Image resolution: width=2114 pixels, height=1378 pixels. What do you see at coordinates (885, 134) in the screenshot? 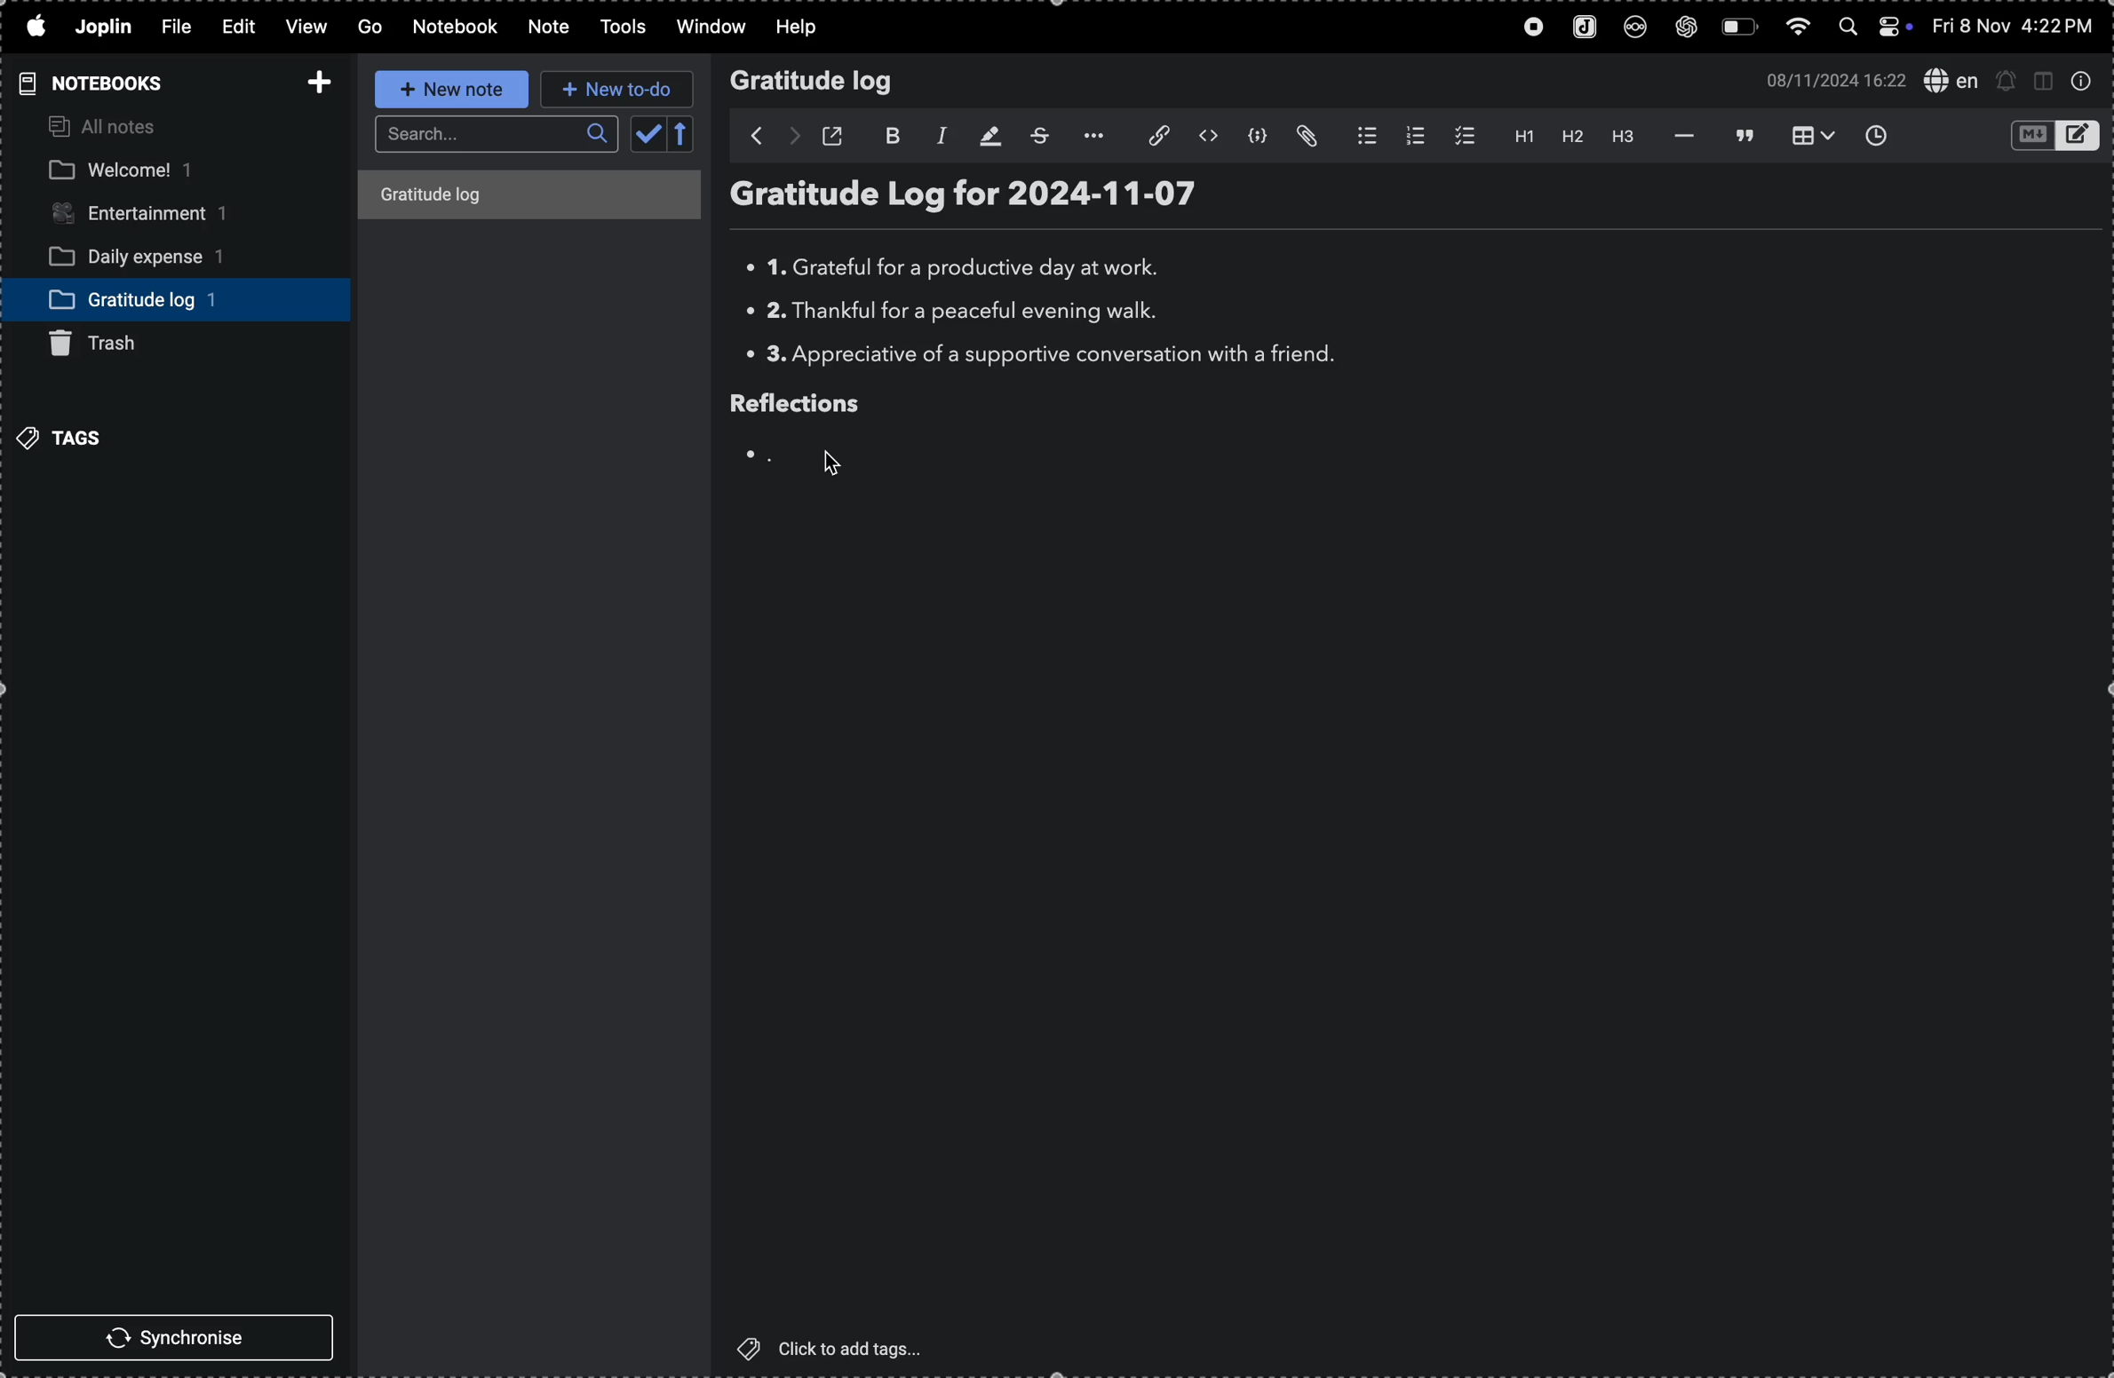
I see `bold` at bounding box center [885, 134].